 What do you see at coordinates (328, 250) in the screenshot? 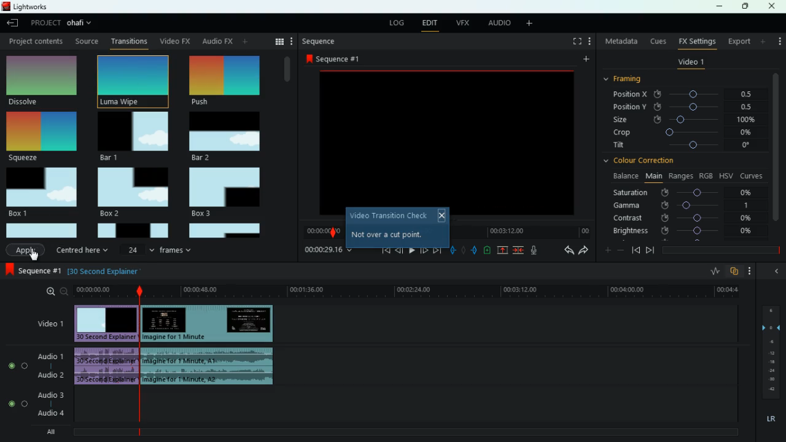
I see `time` at bounding box center [328, 250].